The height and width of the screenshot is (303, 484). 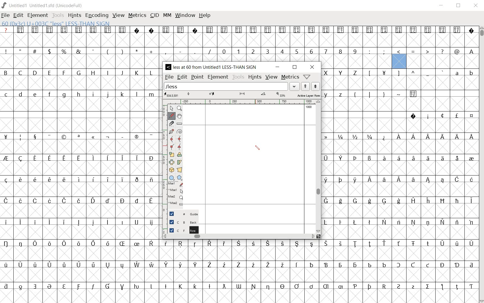 What do you see at coordinates (83, 136) in the screenshot?
I see `symbols` at bounding box center [83, 136].